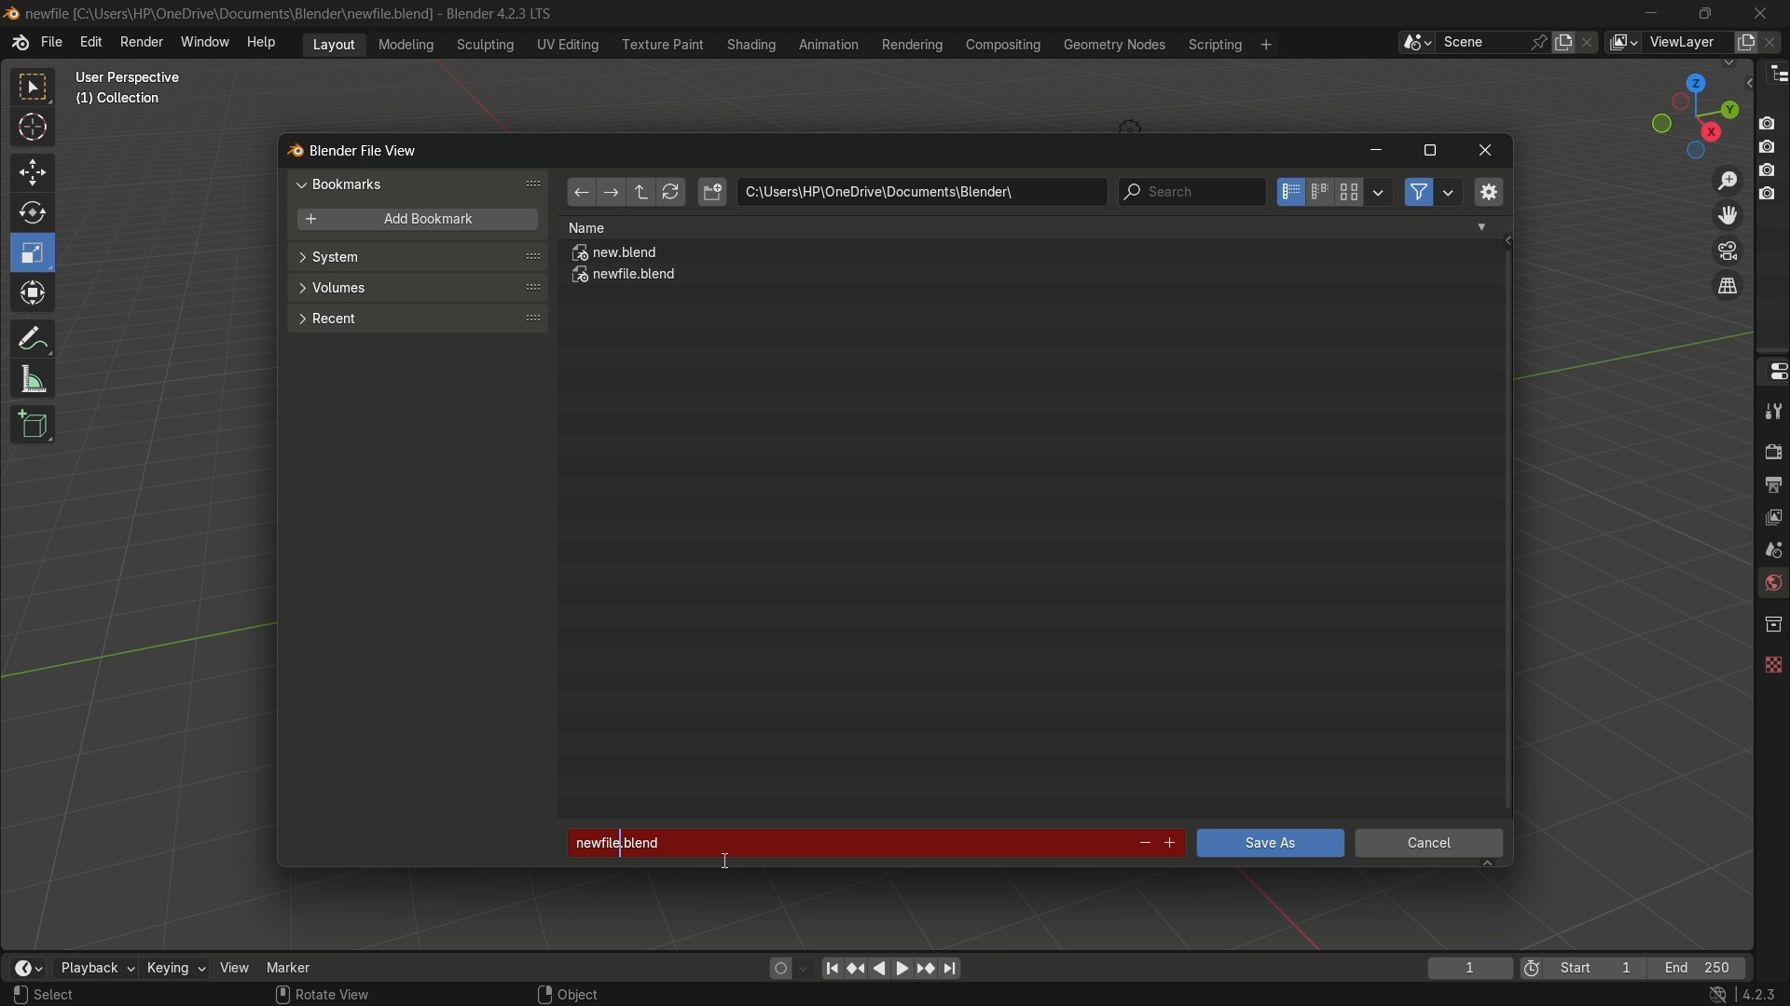 The height and width of the screenshot is (1006, 1790). Describe the element at coordinates (412, 221) in the screenshot. I see `add bookmark` at that location.